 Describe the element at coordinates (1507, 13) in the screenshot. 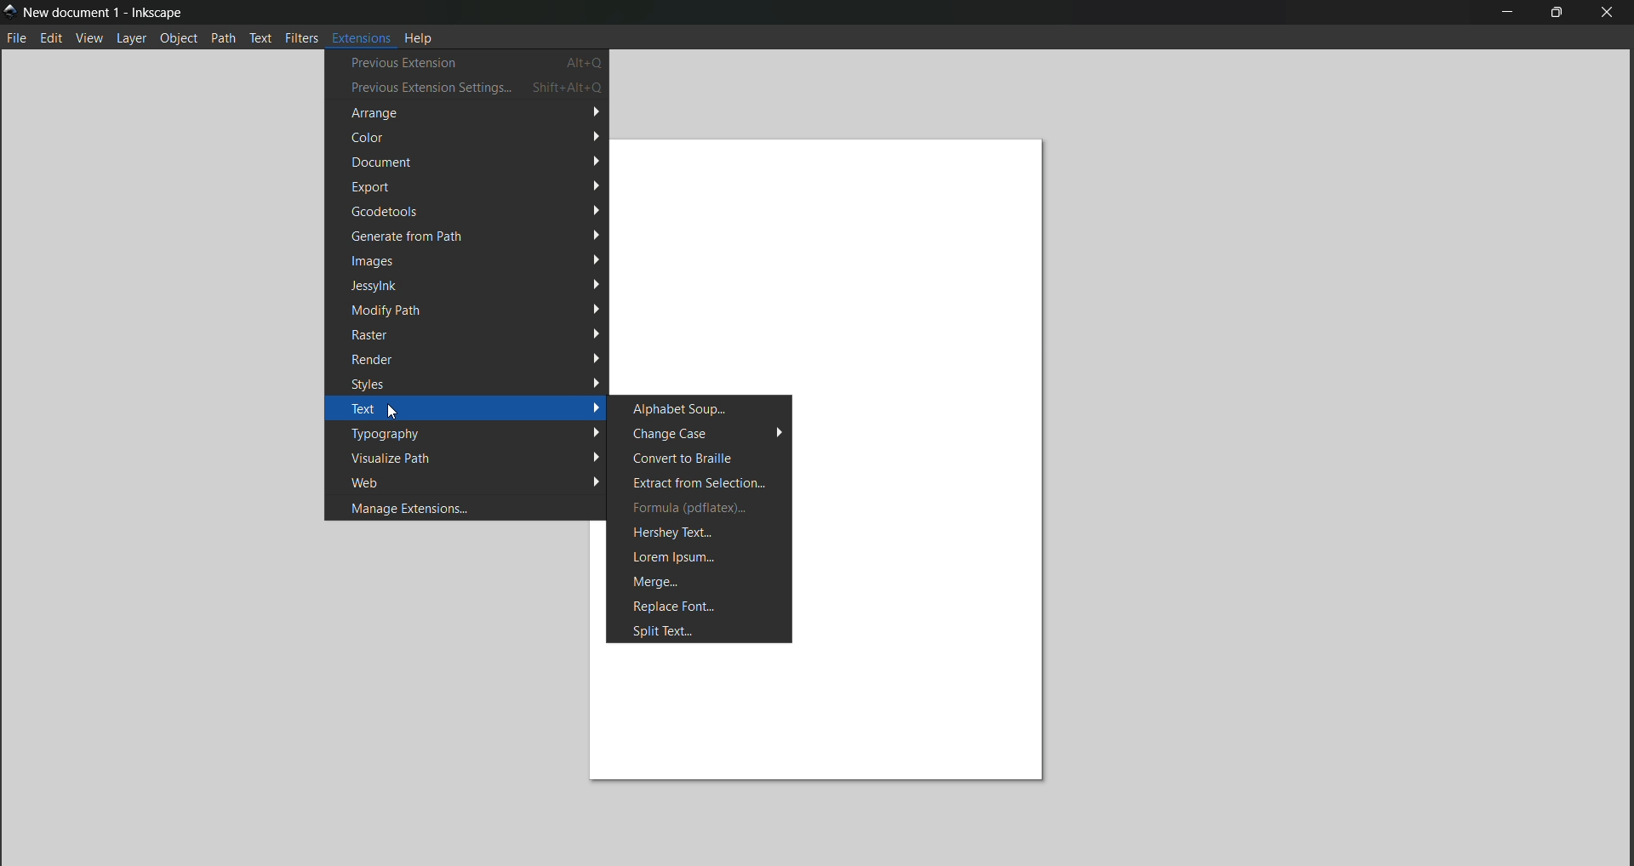

I see `minimize` at that location.